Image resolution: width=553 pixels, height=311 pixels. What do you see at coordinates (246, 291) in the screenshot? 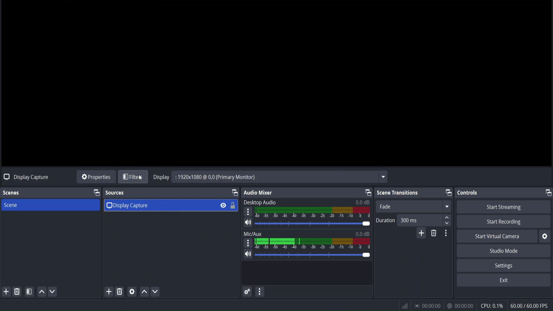
I see `advance audio properties` at bounding box center [246, 291].